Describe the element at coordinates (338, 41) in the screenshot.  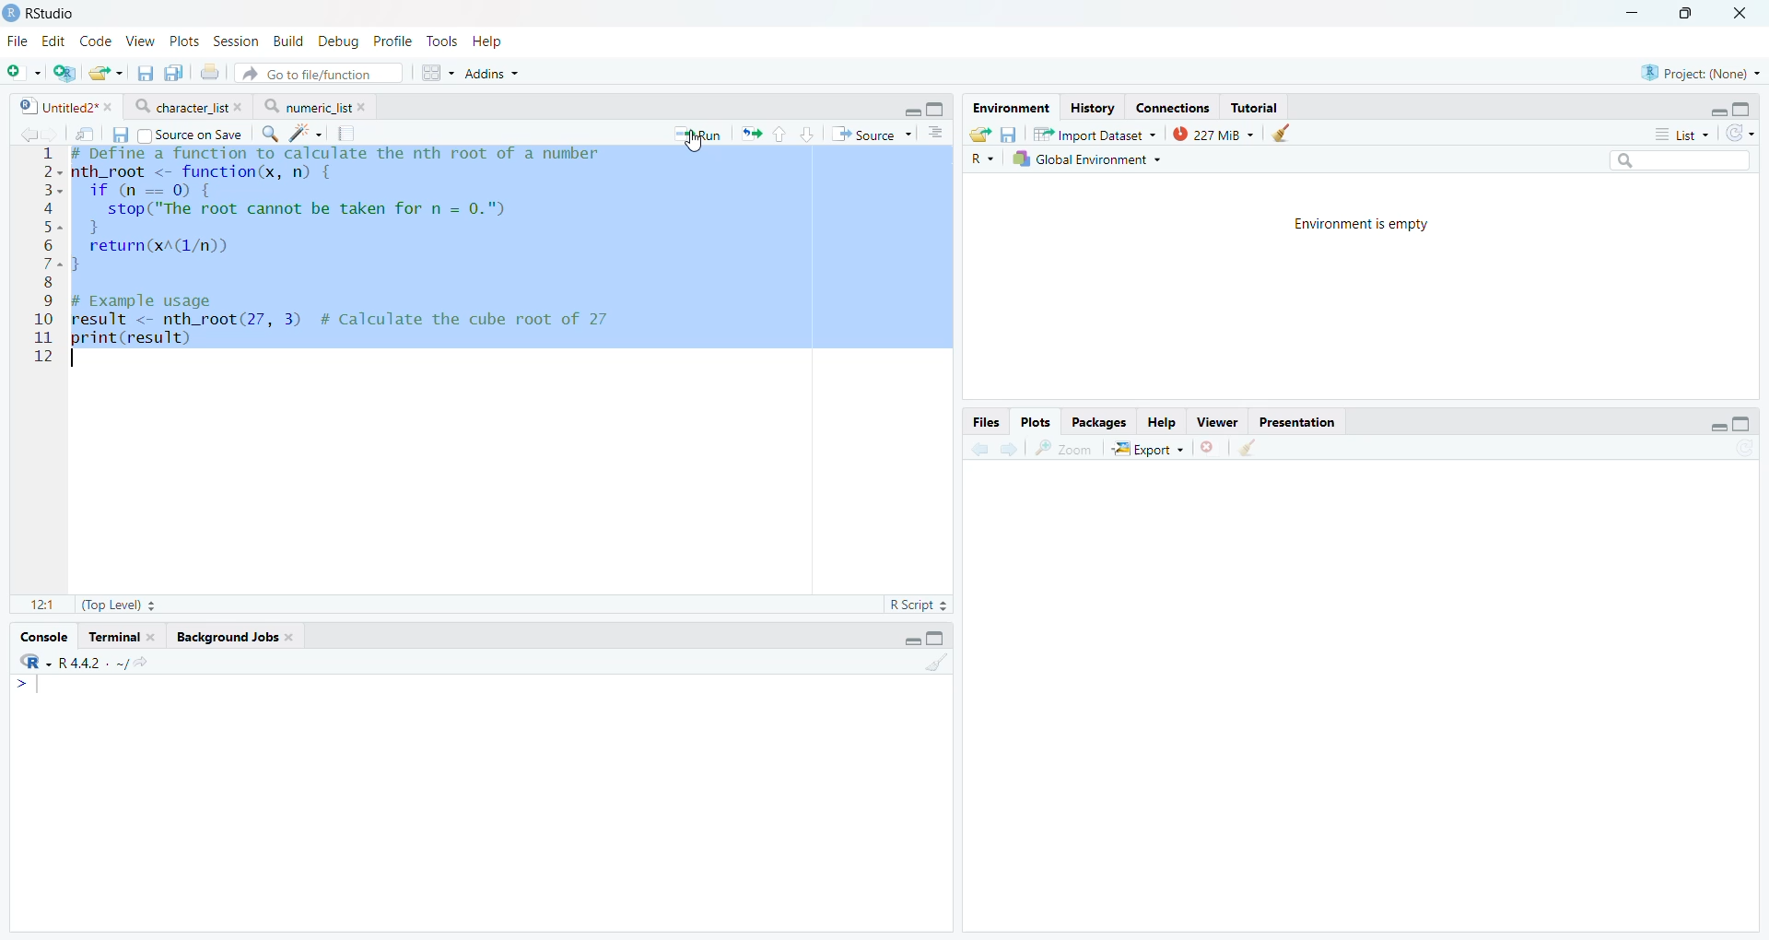
I see `Debug` at that location.